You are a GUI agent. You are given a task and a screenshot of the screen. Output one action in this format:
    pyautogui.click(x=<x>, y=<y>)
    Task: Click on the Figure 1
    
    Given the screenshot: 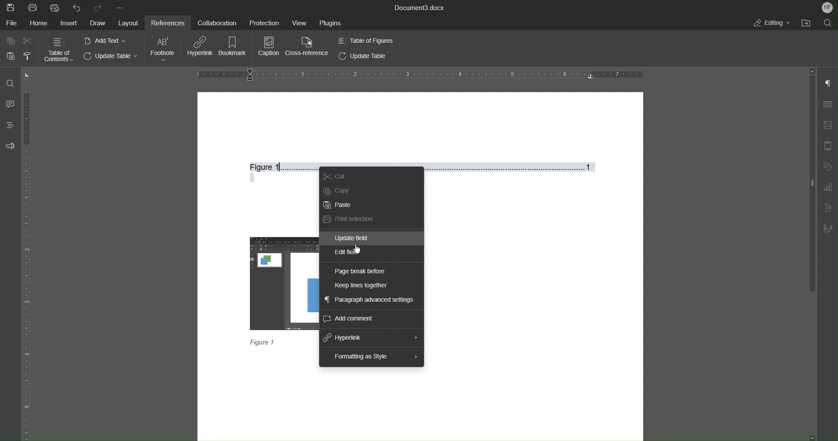 What is the action you would take?
    pyautogui.click(x=426, y=165)
    